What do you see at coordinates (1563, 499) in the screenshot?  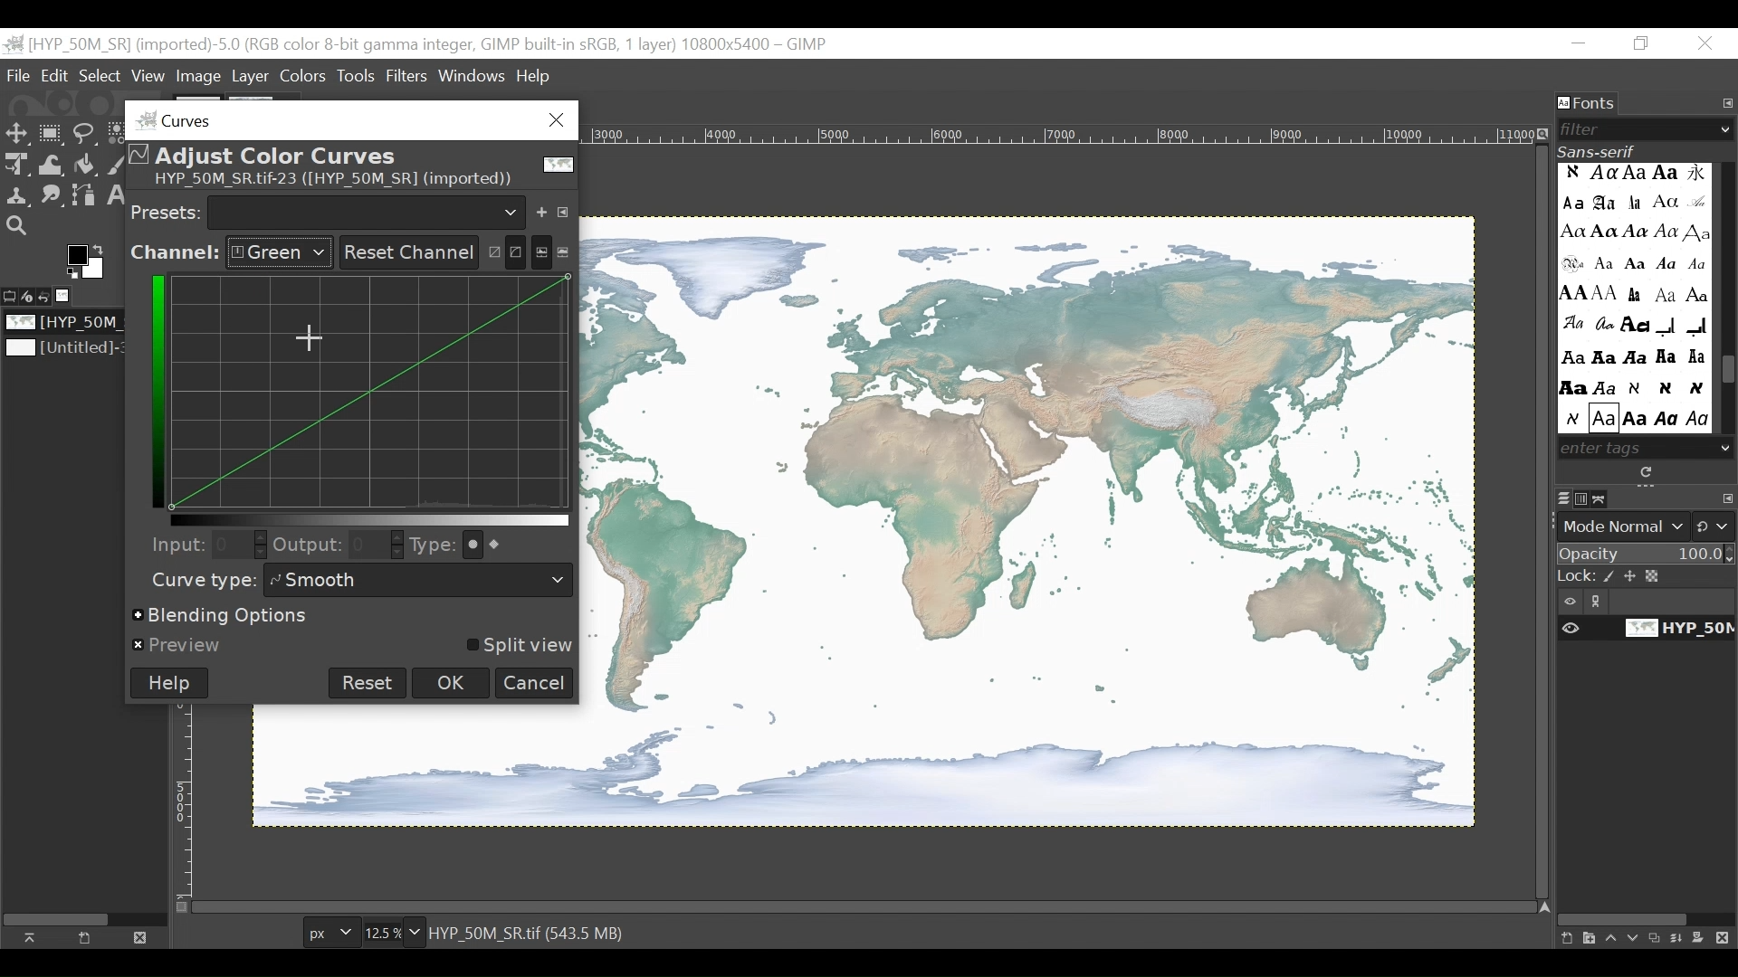 I see `Layers` at bounding box center [1563, 499].